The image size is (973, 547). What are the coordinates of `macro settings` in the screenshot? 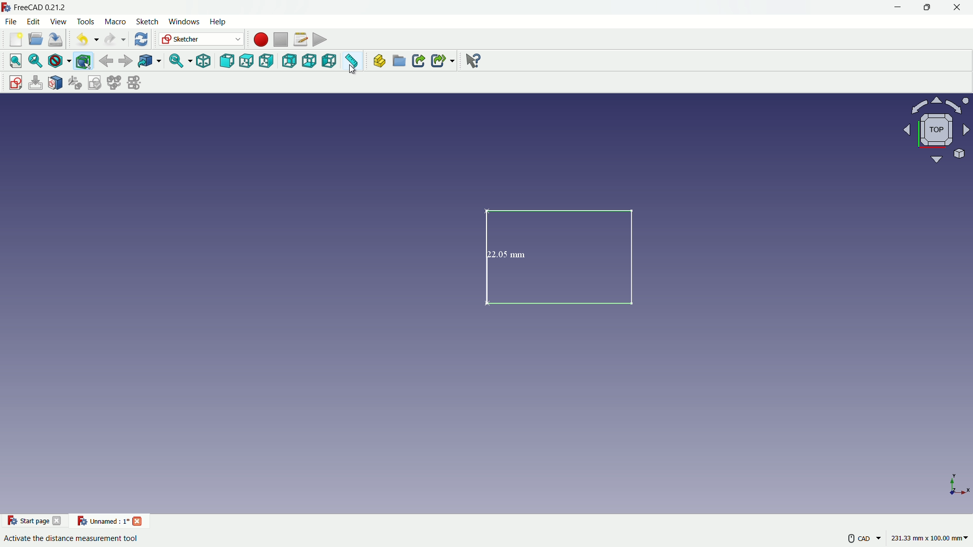 It's located at (297, 40).